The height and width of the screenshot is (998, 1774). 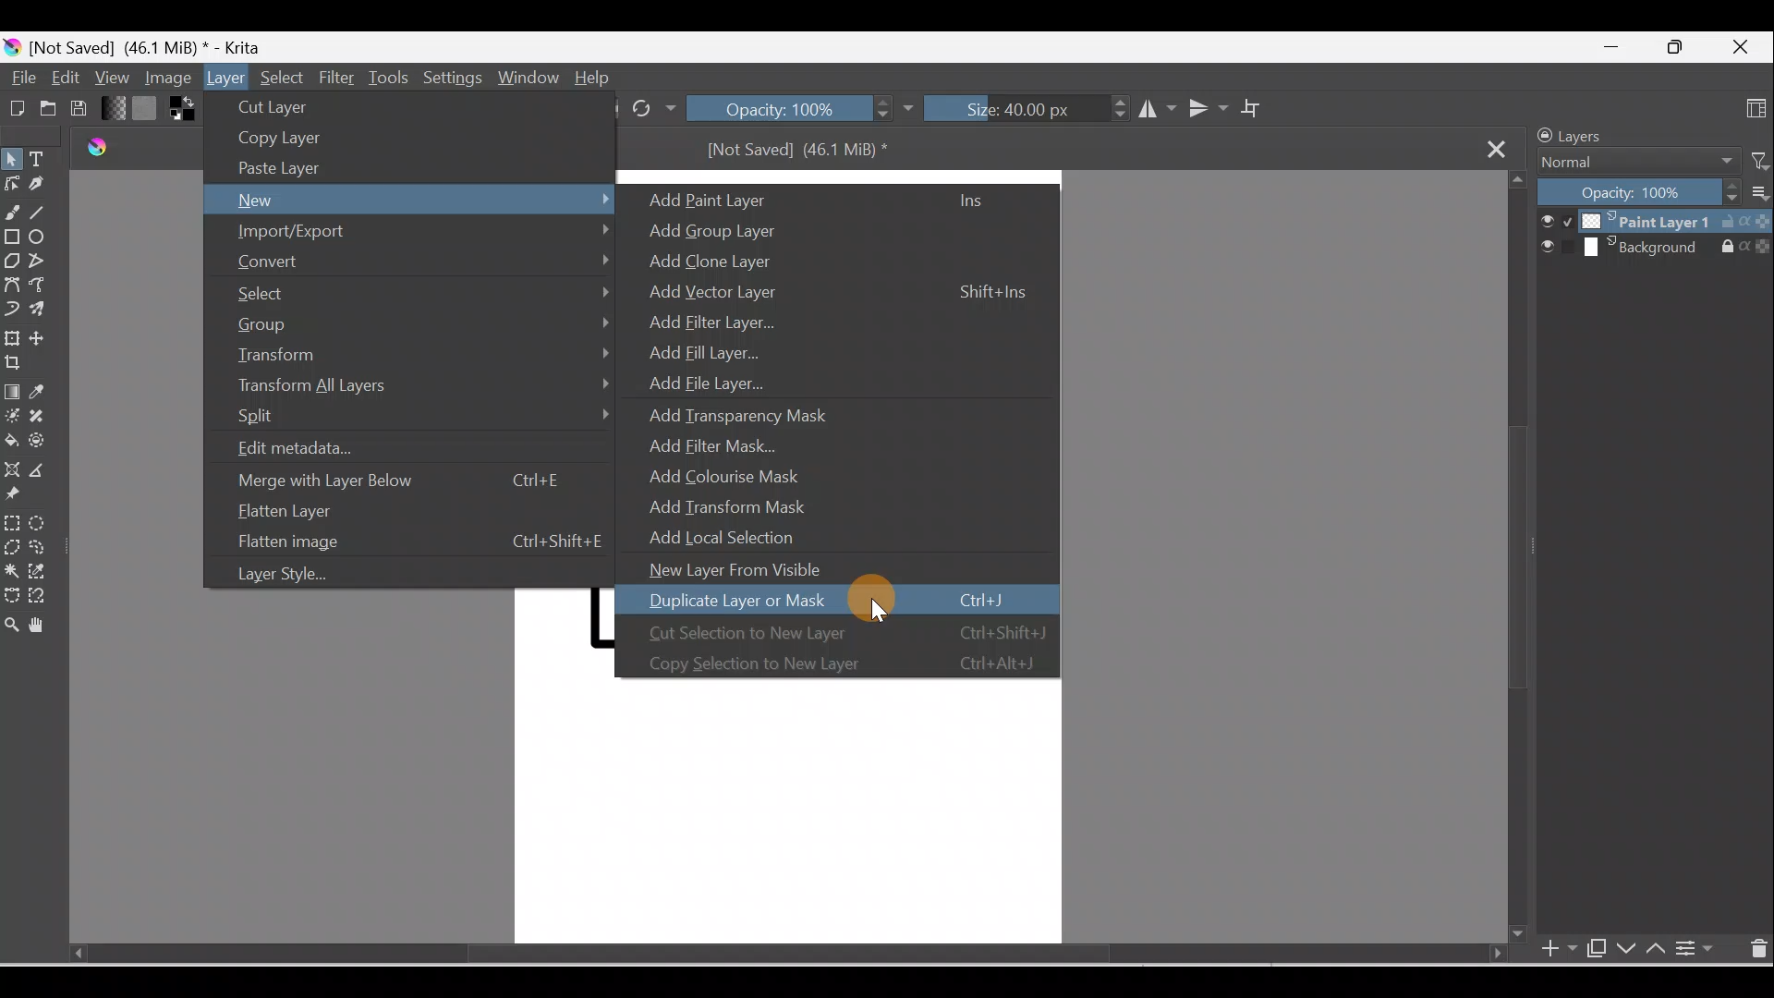 What do you see at coordinates (20, 78) in the screenshot?
I see `File` at bounding box center [20, 78].